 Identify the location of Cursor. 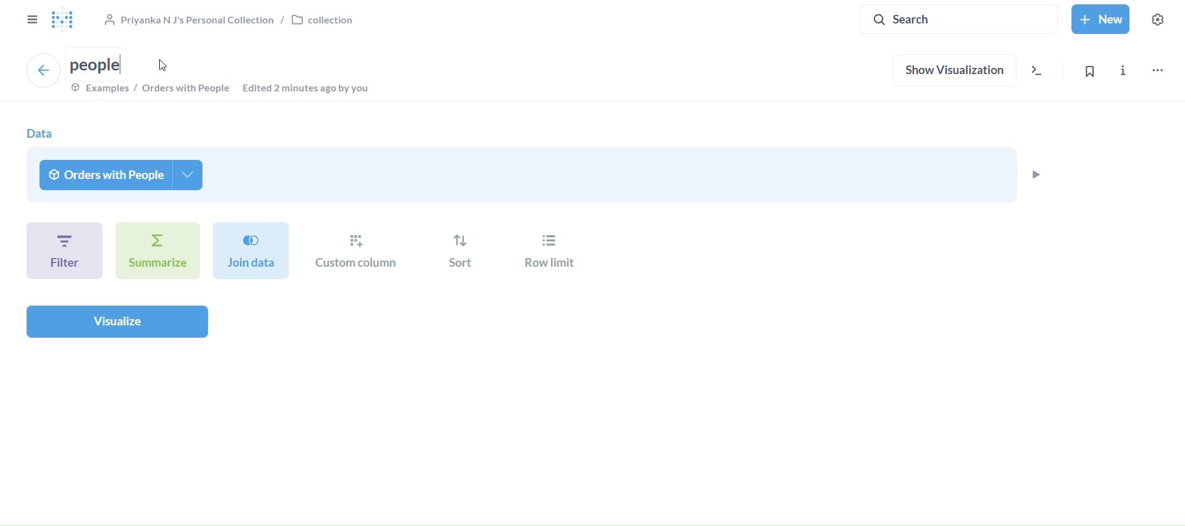
(164, 65).